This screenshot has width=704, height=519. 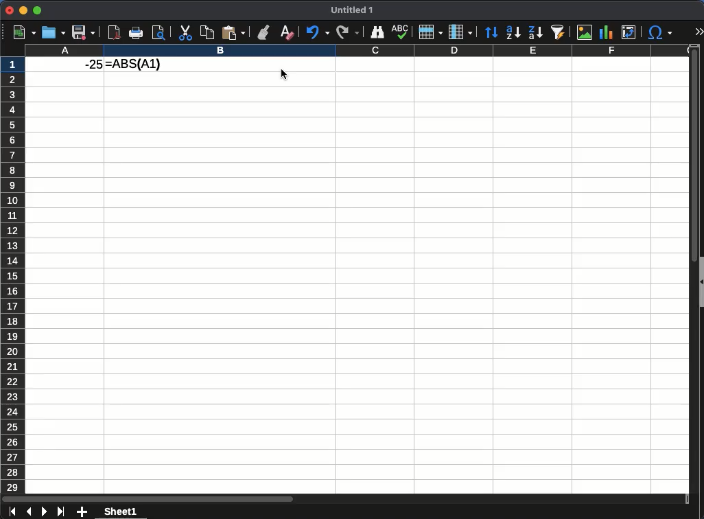 I want to click on -25, so click(x=87, y=65).